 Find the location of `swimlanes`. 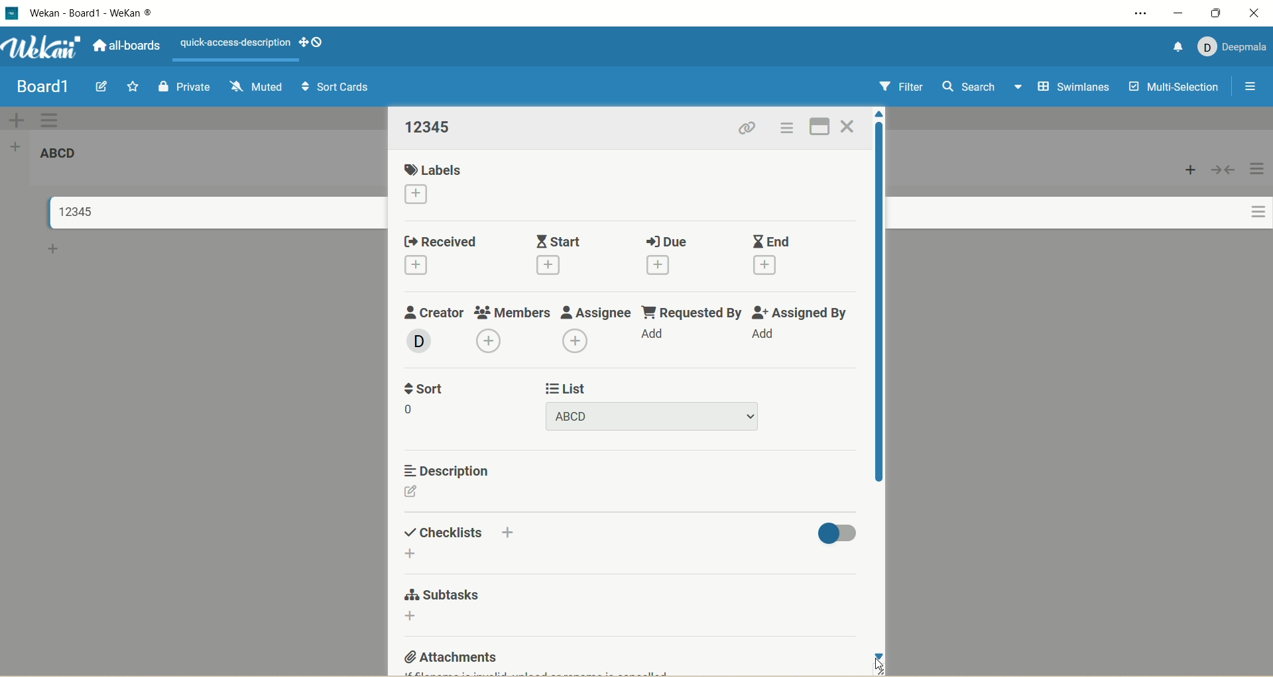

swimlanes is located at coordinates (1075, 88).